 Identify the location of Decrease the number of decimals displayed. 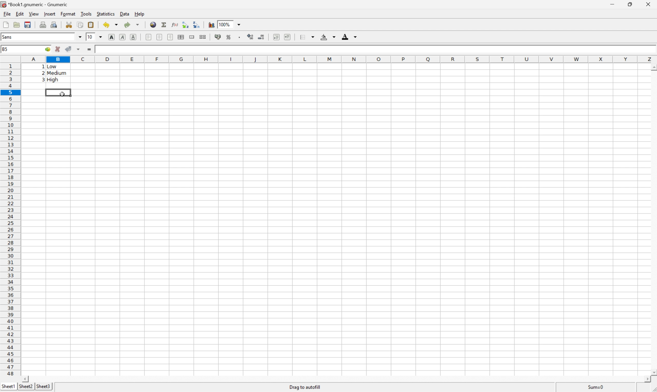
(261, 37).